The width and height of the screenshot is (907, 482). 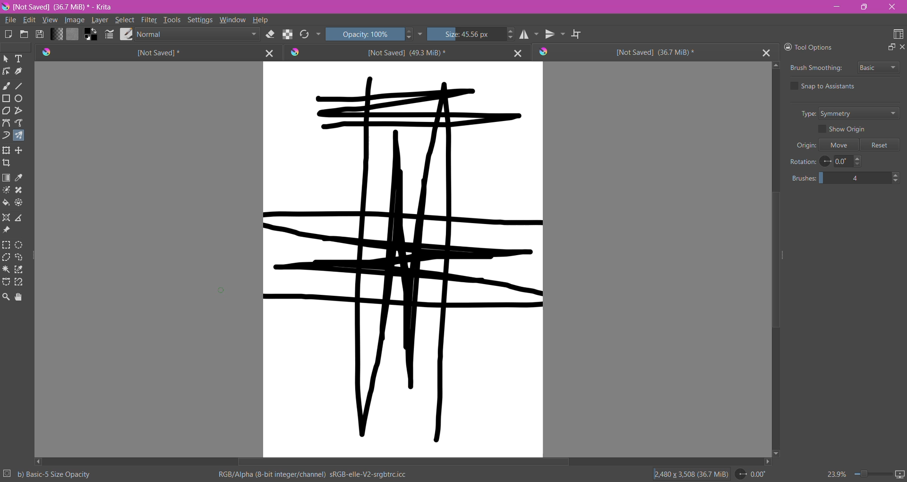 What do you see at coordinates (21, 178) in the screenshot?
I see `Sample a color from the image or current layer` at bounding box center [21, 178].